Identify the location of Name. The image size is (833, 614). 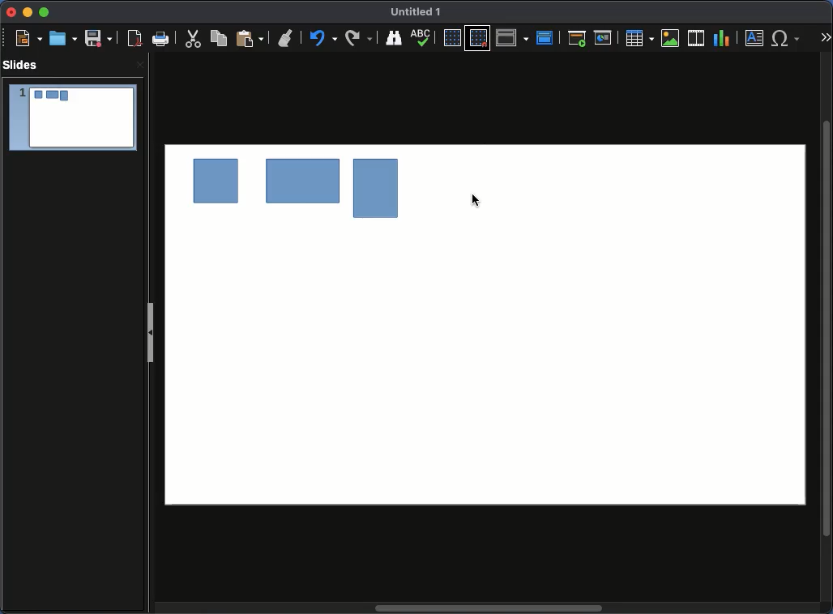
(417, 11).